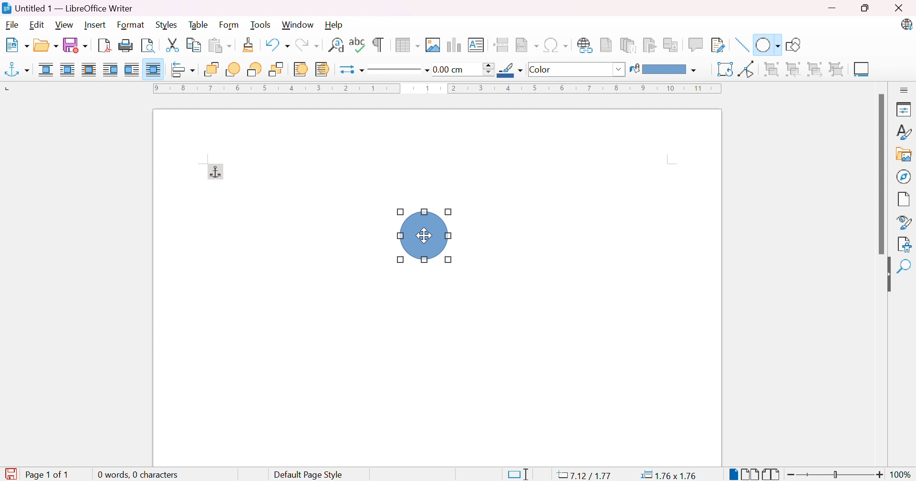 The image size is (916, 481). Describe the element at coordinates (67, 70) in the screenshot. I see `Parallel` at that location.